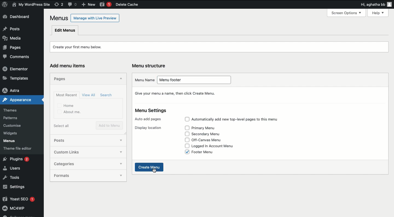 The height and width of the screenshot is (217, 394). I want to click on WordPress Logo, so click(5, 4).